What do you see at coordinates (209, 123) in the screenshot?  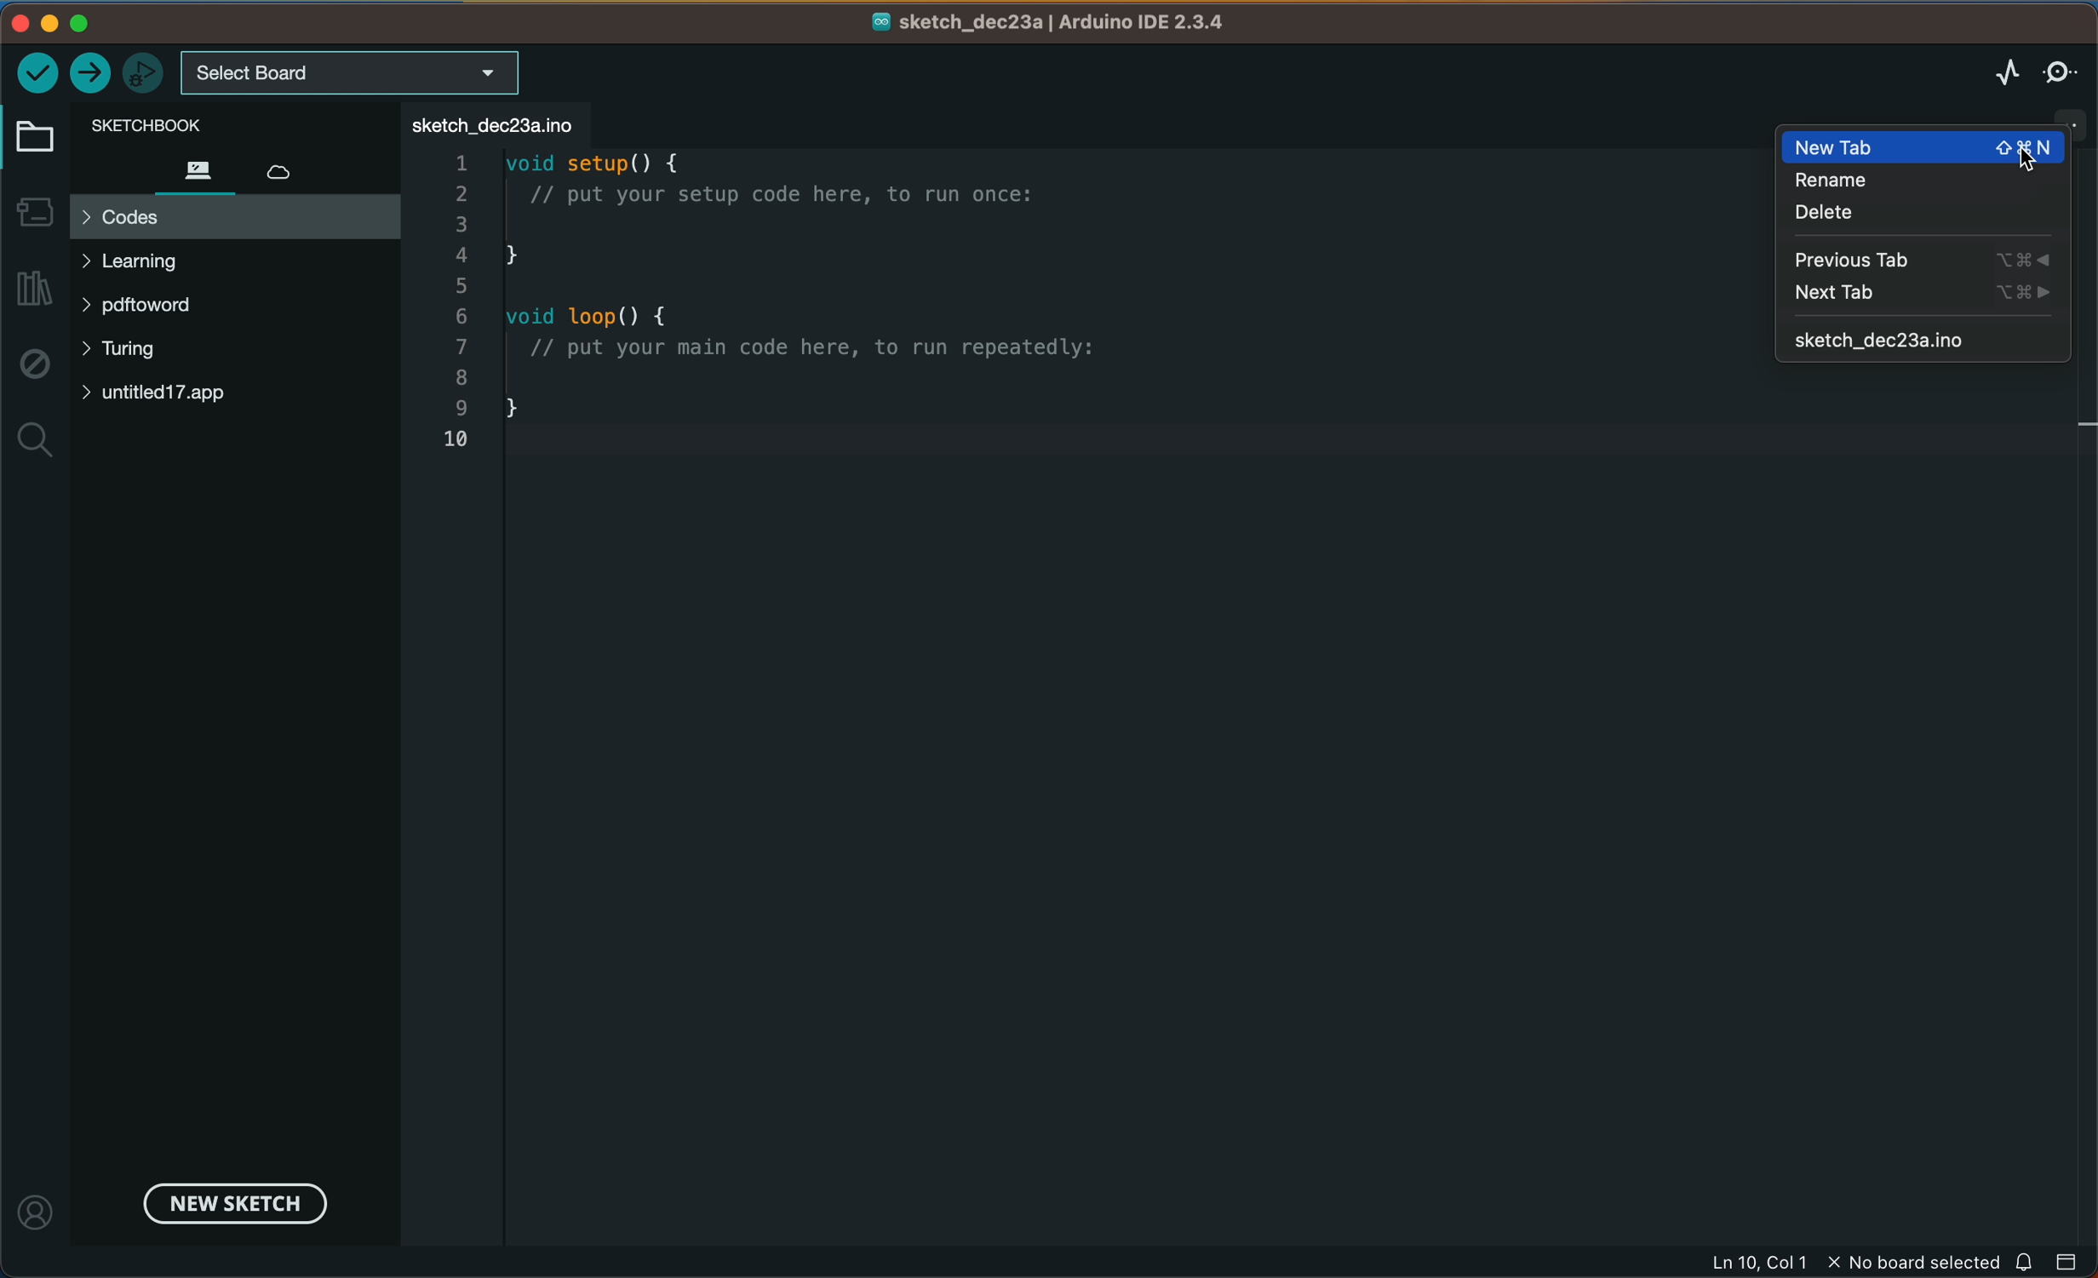 I see `sketchbook` at bounding box center [209, 123].